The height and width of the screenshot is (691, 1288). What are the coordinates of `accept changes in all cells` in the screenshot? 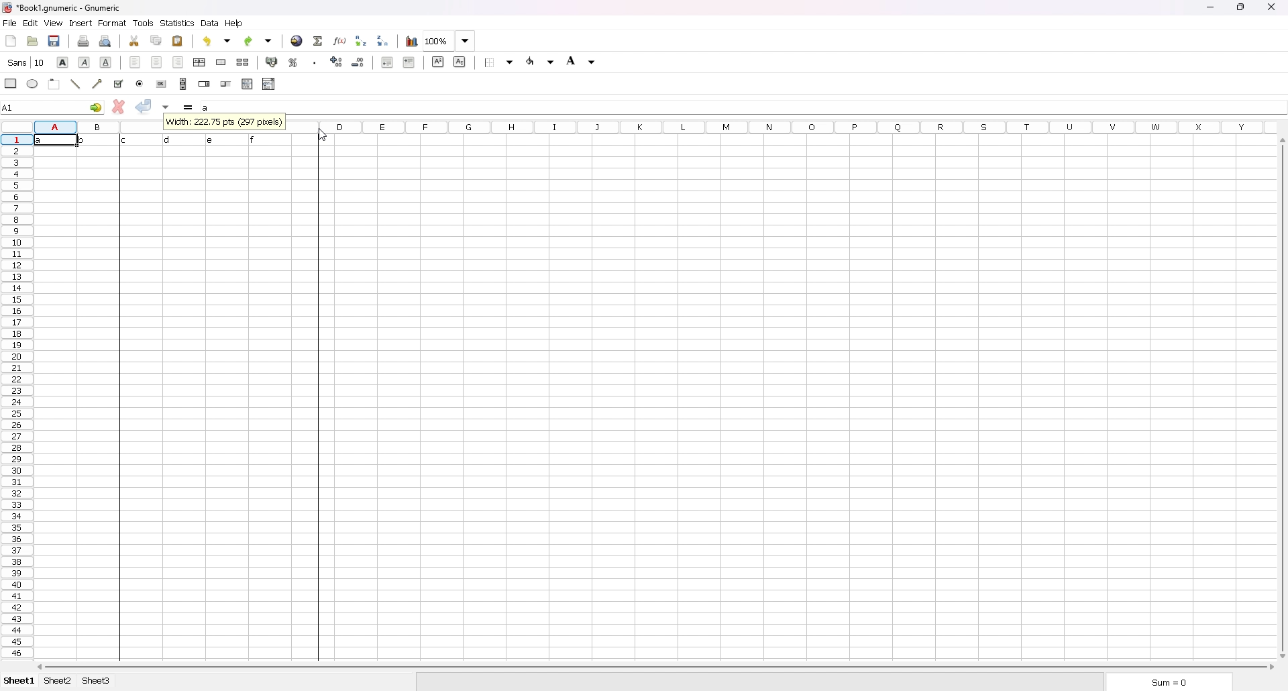 It's located at (167, 107).